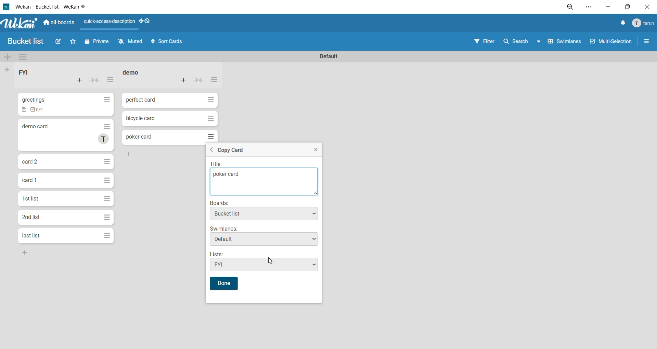  What do you see at coordinates (106, 180) in the screenshot?
I see `Hamburger` at bounding box center [106, 180].